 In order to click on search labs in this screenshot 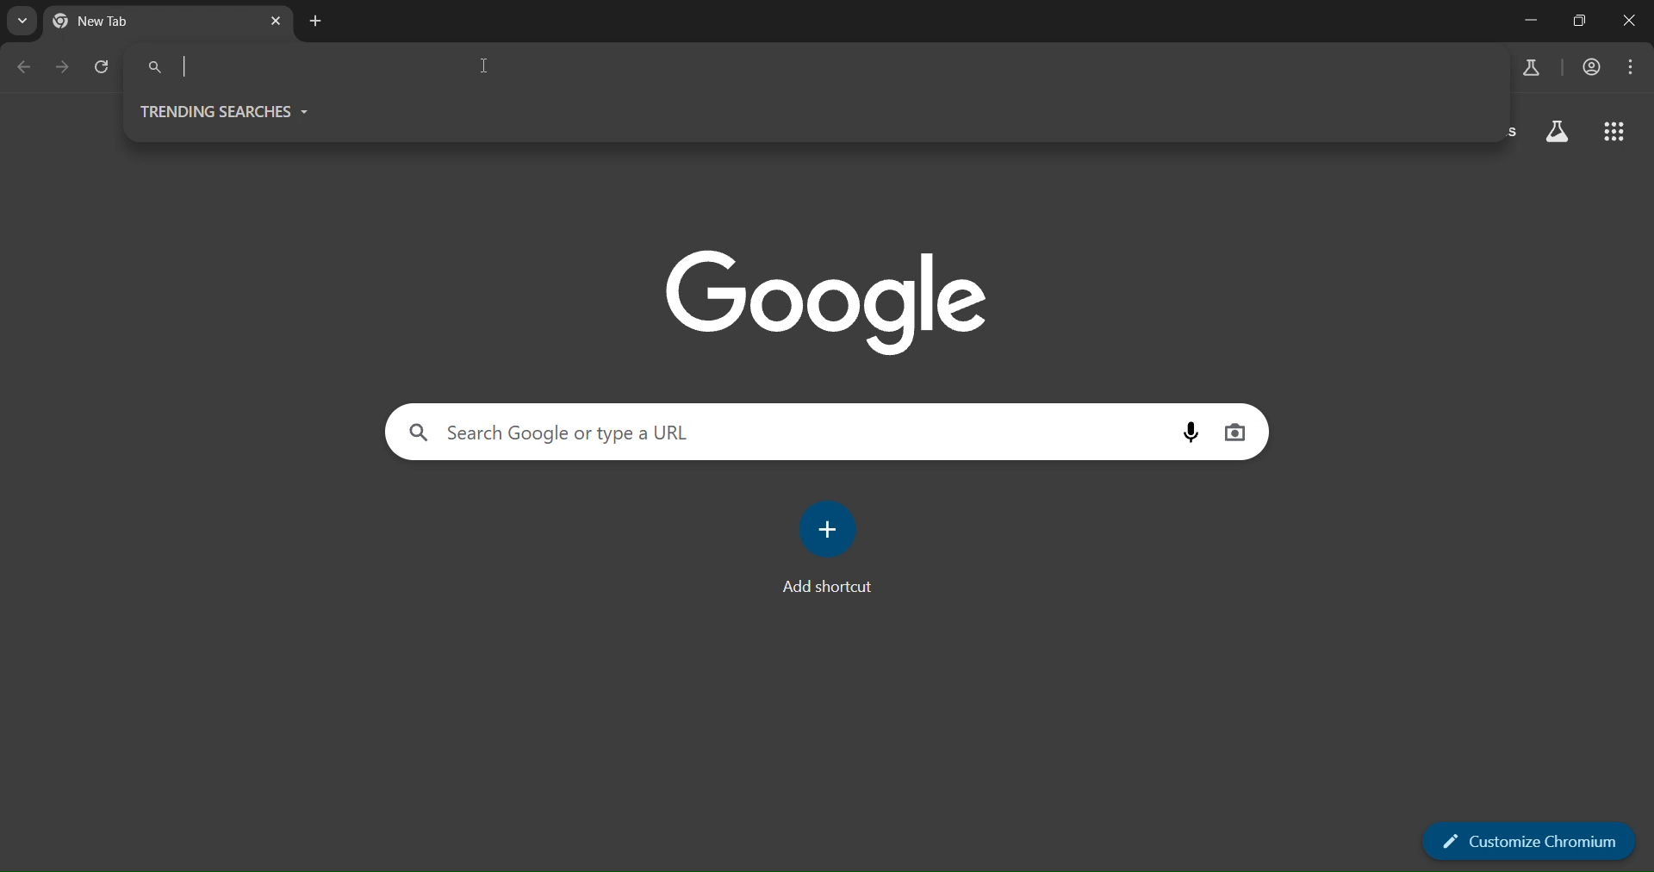, I will do `click(1529, 67)`.